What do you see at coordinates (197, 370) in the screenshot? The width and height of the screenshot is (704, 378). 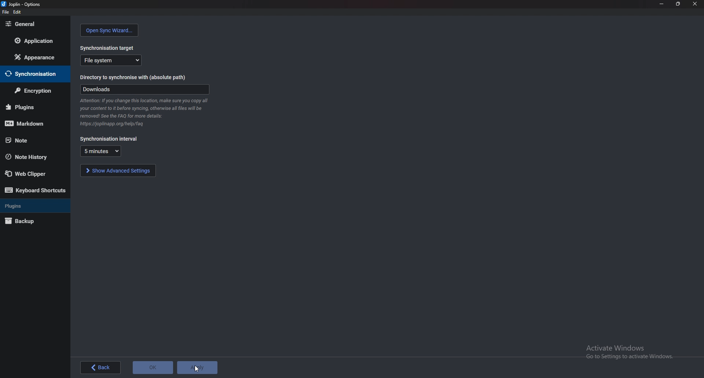 I see `Cursor` at bounding box center [197, 370].